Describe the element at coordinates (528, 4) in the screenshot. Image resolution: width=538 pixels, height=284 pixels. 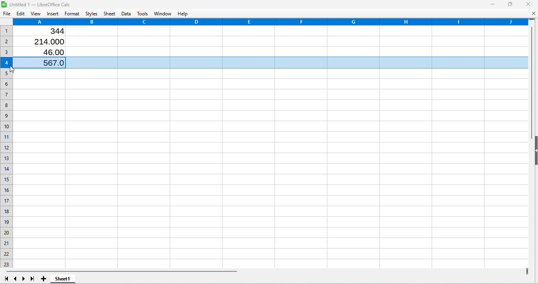
I see `Close` at that location.